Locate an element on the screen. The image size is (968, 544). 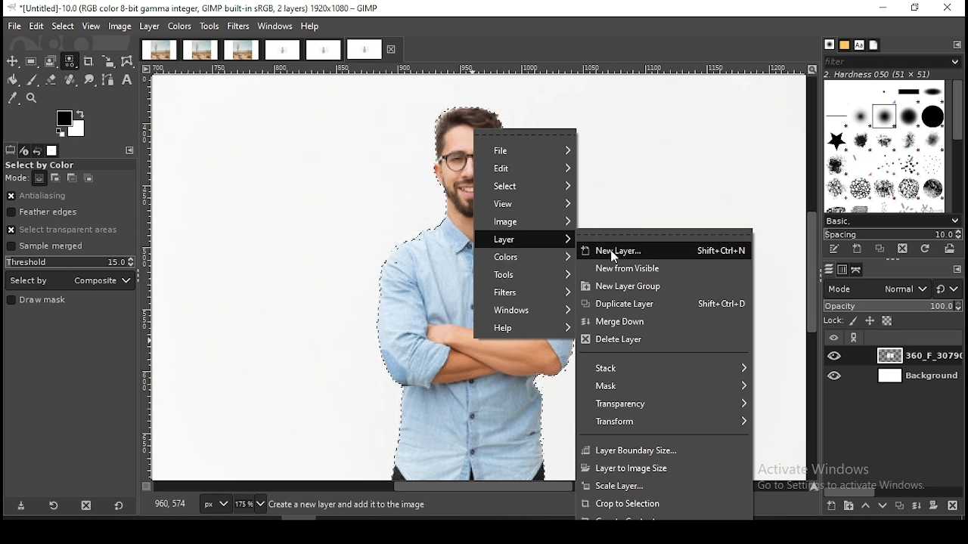
view is located at coordinates (92, 26).